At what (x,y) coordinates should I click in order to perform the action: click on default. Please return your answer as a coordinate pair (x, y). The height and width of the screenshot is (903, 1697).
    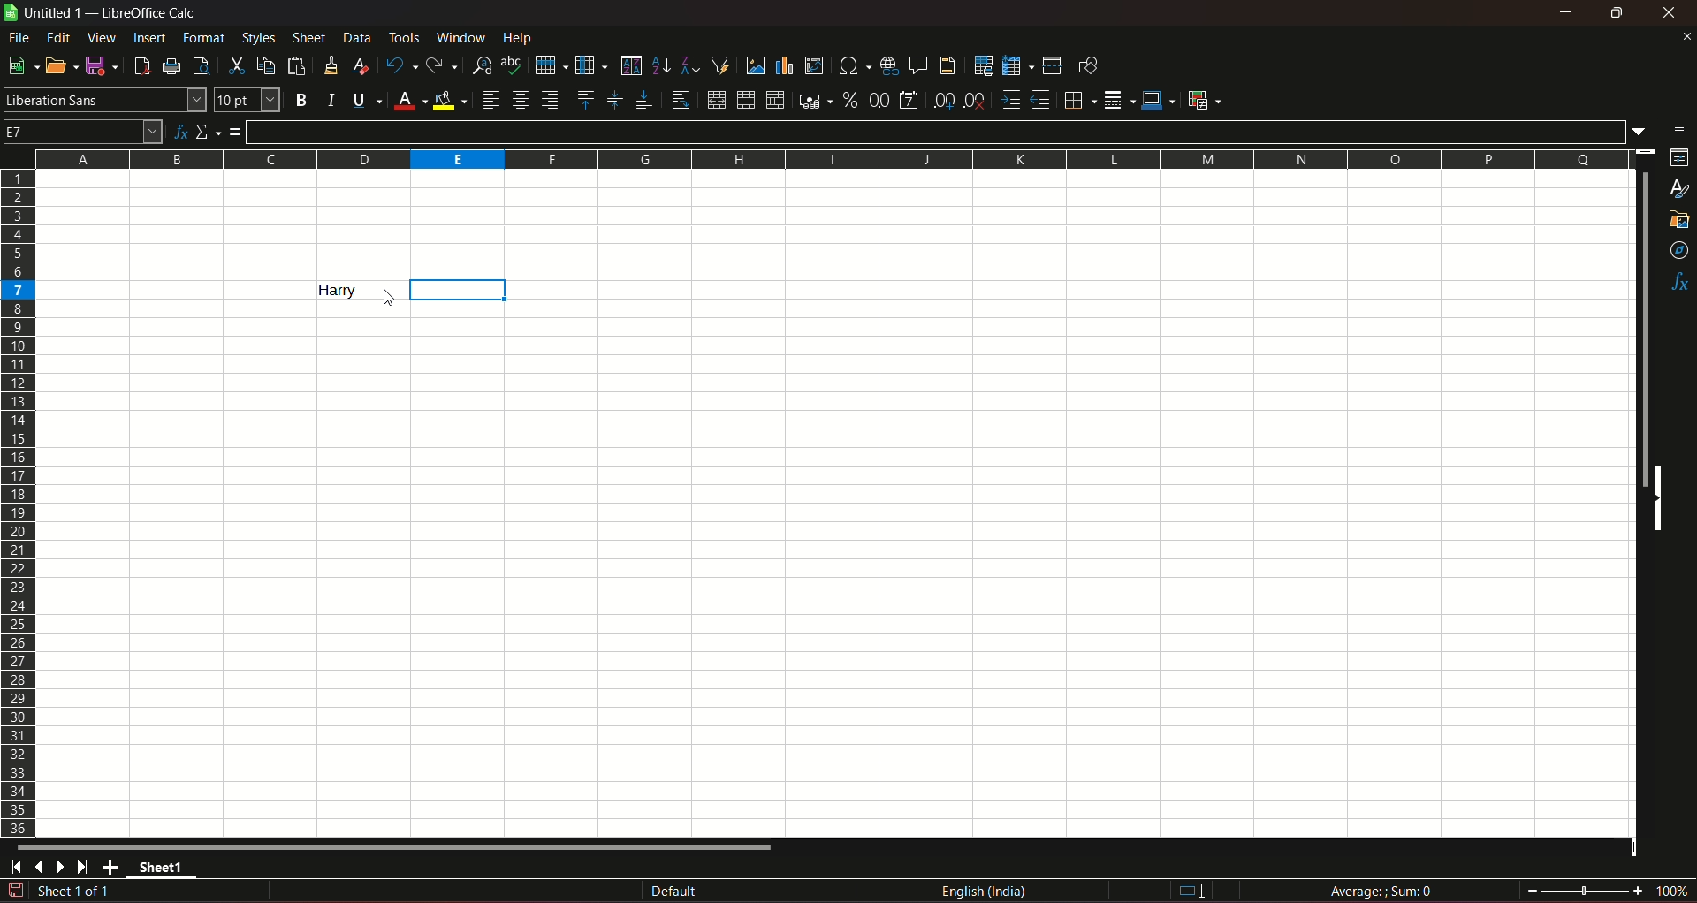
    Looking at the image, I should click on (674, 892).